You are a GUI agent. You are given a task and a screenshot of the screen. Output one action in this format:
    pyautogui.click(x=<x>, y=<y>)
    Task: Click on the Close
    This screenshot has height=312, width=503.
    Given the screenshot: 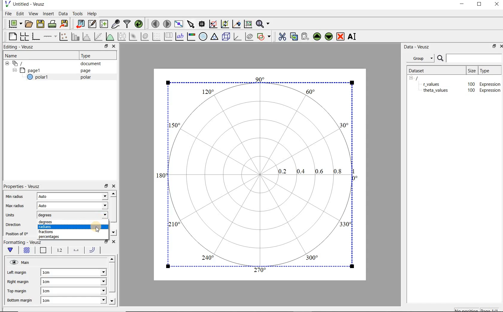 What is the action you would take?
    pyautogui.click(x=496, y=5)
    